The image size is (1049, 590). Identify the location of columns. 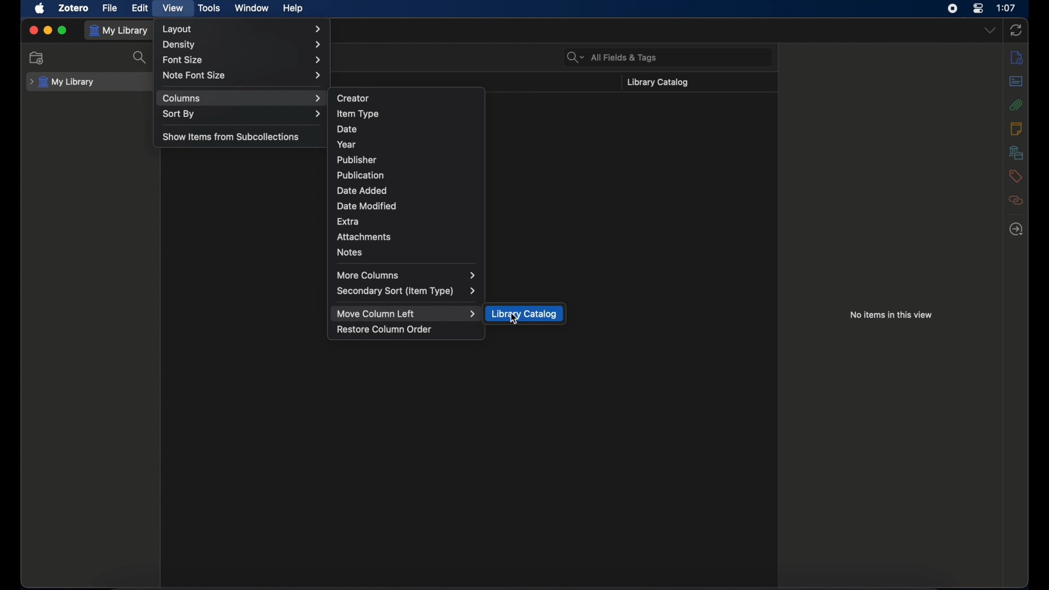
(242, 99).